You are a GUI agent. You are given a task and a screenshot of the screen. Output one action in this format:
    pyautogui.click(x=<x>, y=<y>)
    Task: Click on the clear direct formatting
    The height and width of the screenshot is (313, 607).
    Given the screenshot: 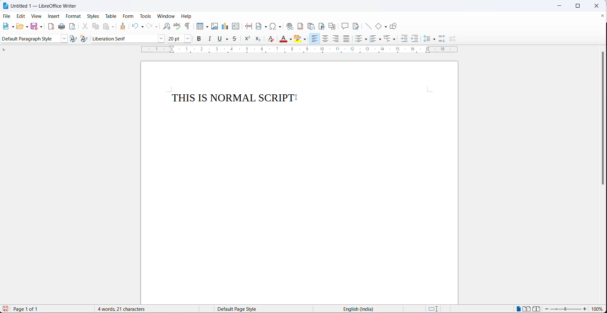 What is the action you would take?
    pyautogui.click(x=283, y=39)
    